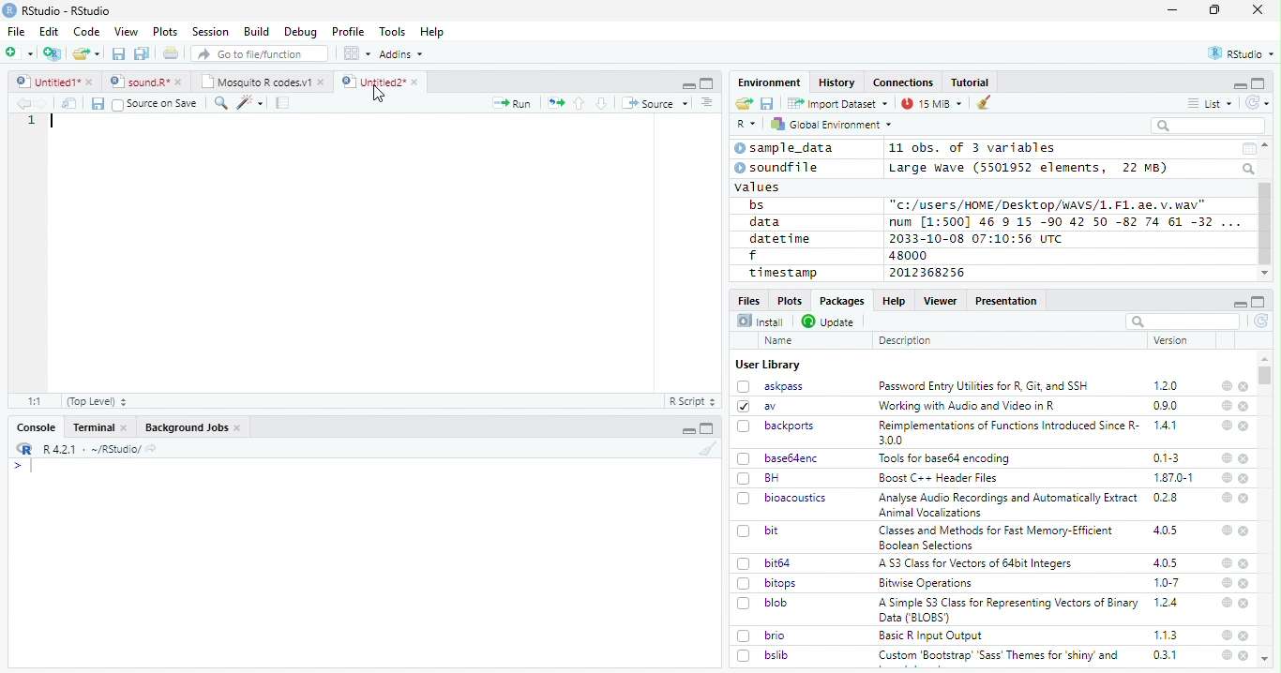 This screenshot has width=1281, height=673. I want to click on Scroll bar, so click(1266, 224).